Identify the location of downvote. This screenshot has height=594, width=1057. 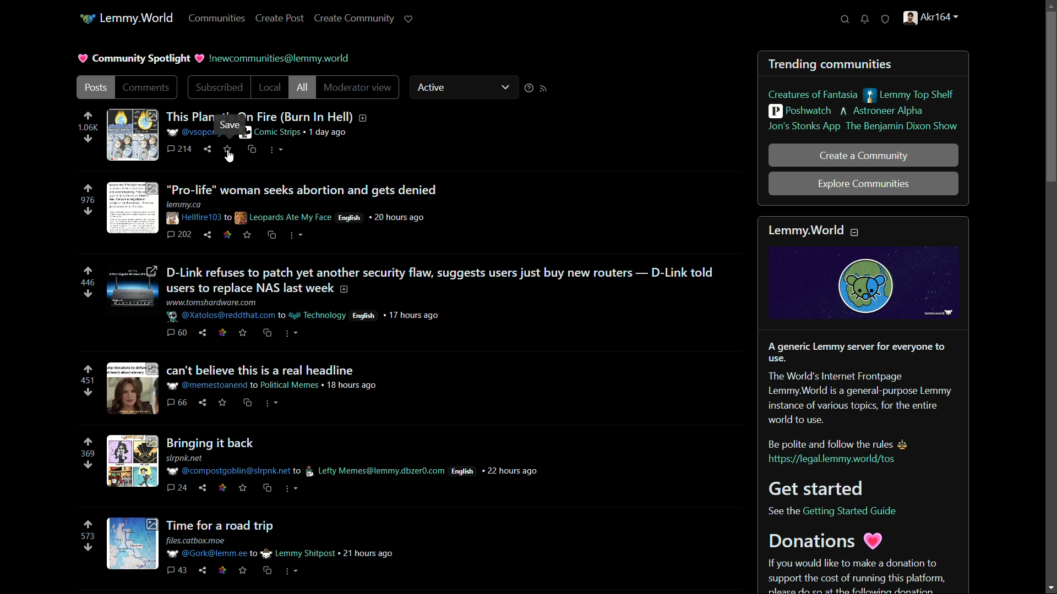
(88, 140).